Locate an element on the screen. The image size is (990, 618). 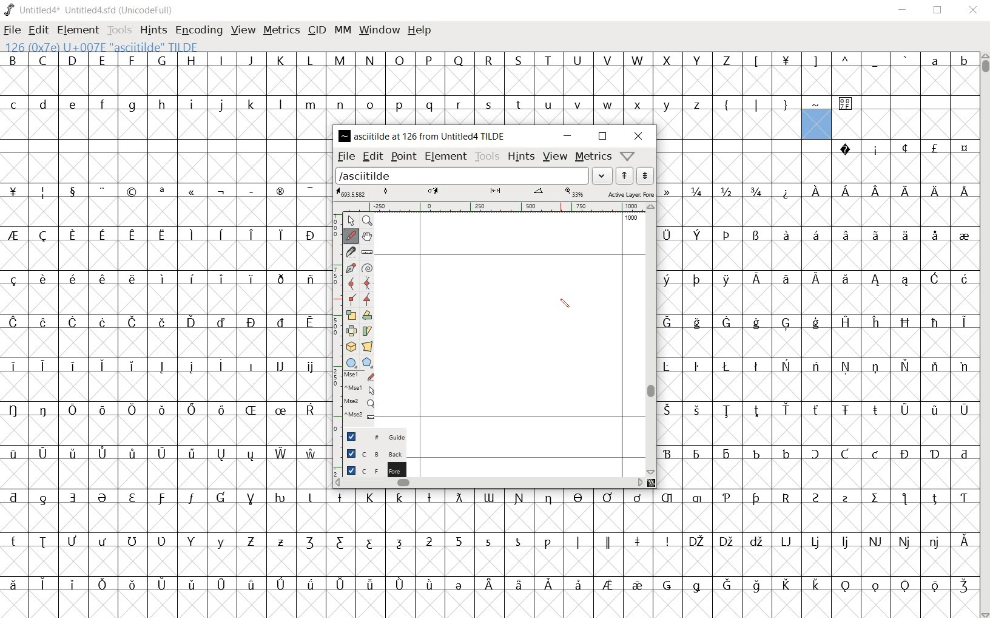
Rotate the selection is located at coordinates (367, 331).